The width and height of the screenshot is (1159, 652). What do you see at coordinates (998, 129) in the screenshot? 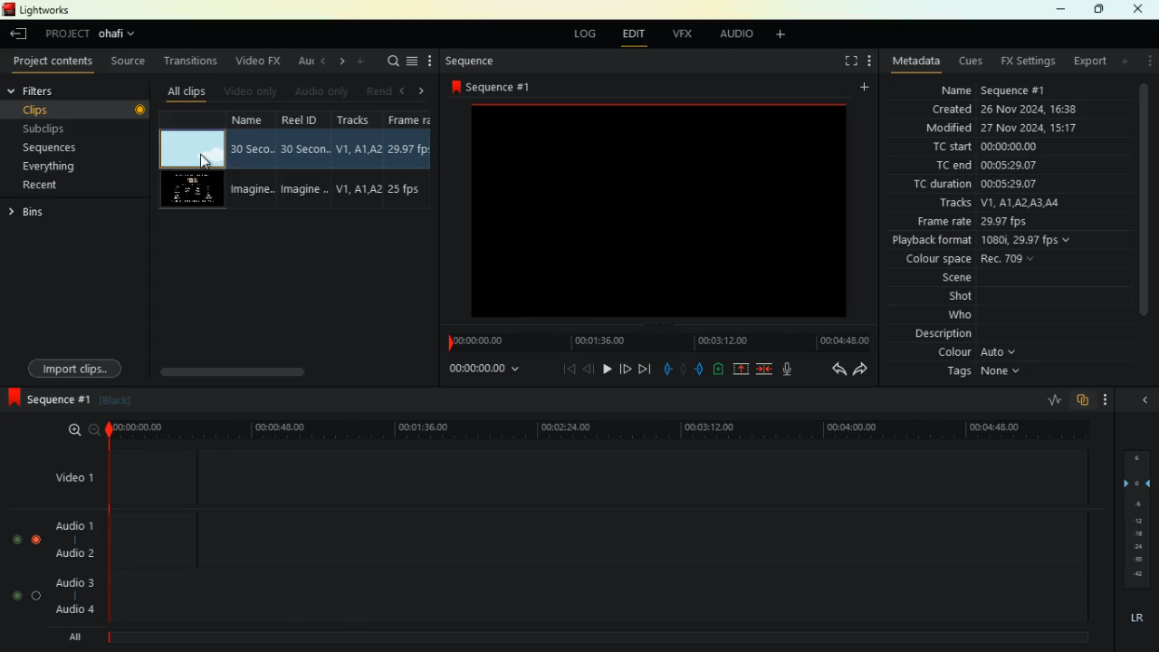
I see `modified` at bounding box center [998, 129].